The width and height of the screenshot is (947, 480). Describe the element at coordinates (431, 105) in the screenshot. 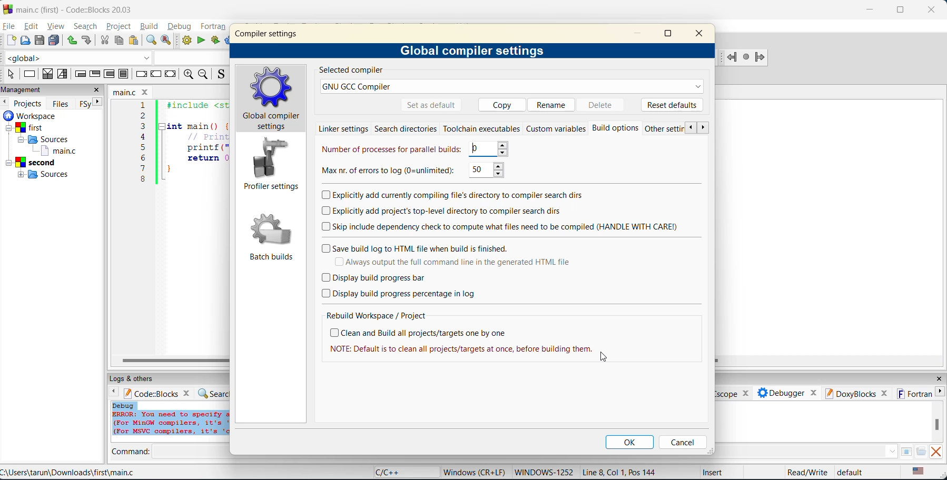

I see `set as default` at that location.